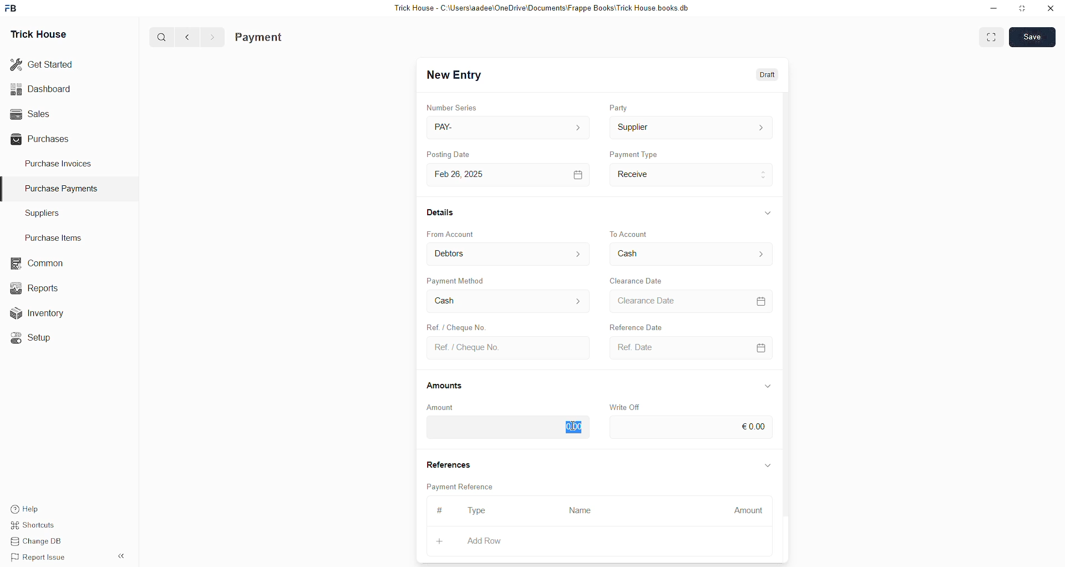  What do you see at coordinates (460, 486) in the screenshot?
I see `Payment Reference` at bounding box center [460, 486].